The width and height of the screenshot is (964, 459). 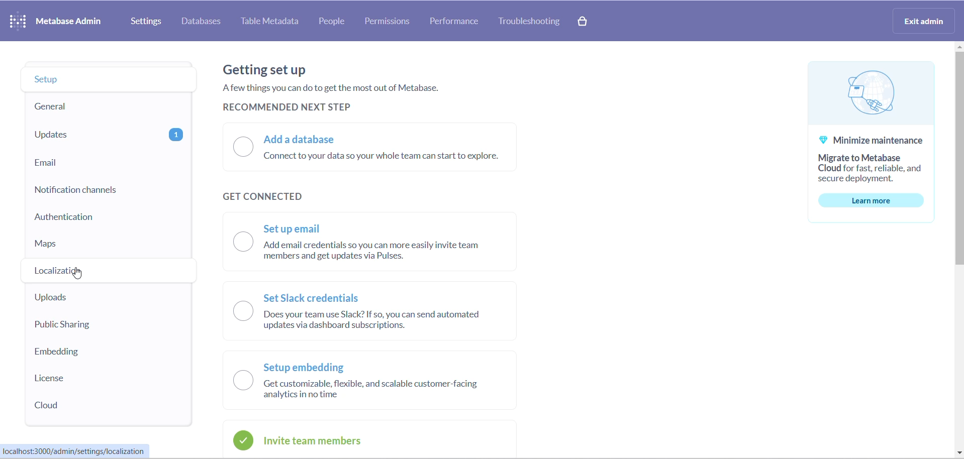 What do you see at coordinates (87, 351) in the screenshot?
I see `EMBEDDDING` at bounding box center [87, 351].